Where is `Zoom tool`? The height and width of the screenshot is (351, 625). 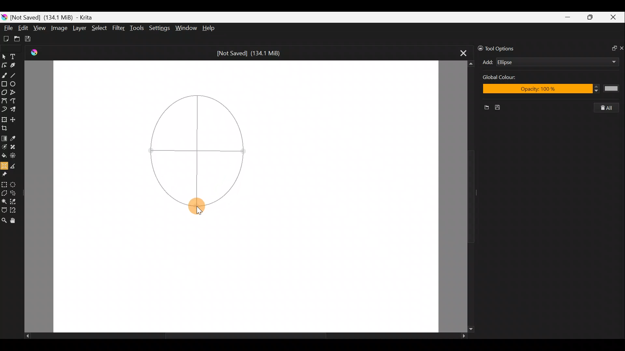 Zoom tool is located at coordinates (4, 220).